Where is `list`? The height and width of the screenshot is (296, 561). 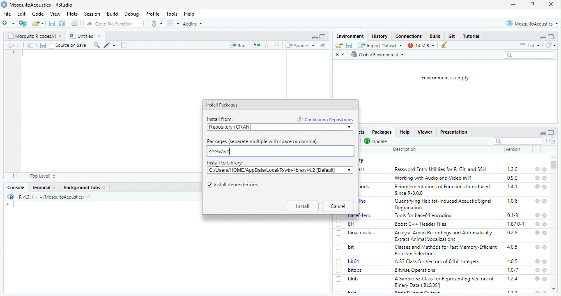
list is located at coordinates (530, 46).